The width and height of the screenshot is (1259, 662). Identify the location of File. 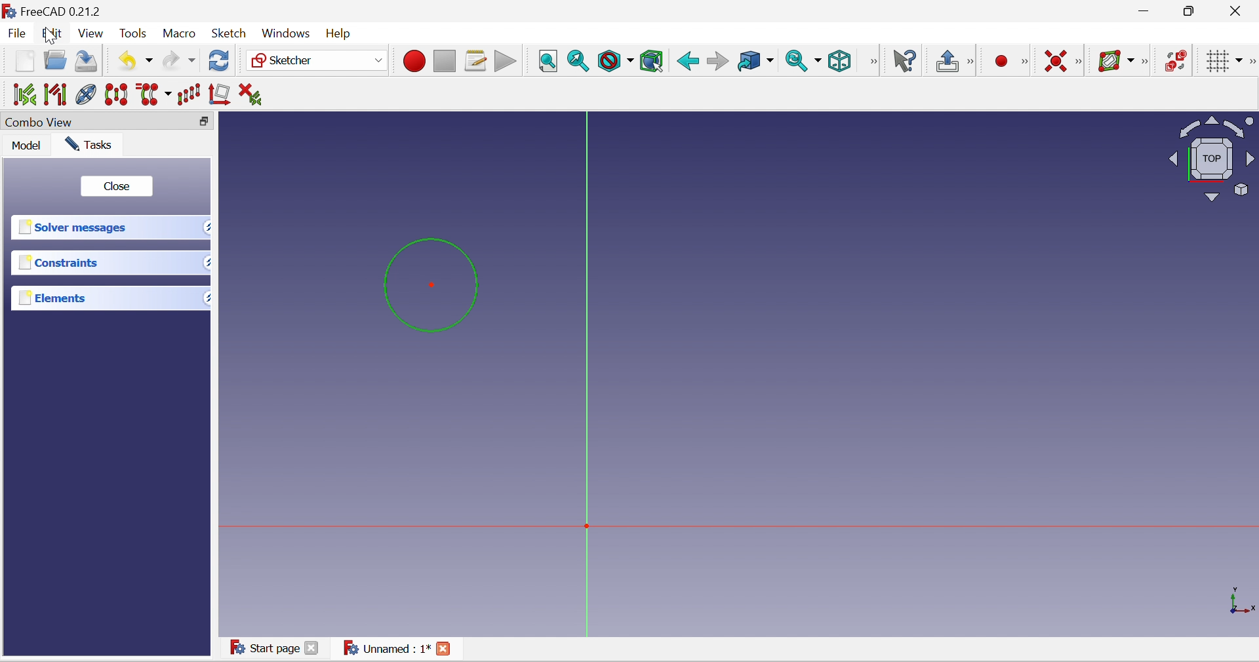
(18, 33).